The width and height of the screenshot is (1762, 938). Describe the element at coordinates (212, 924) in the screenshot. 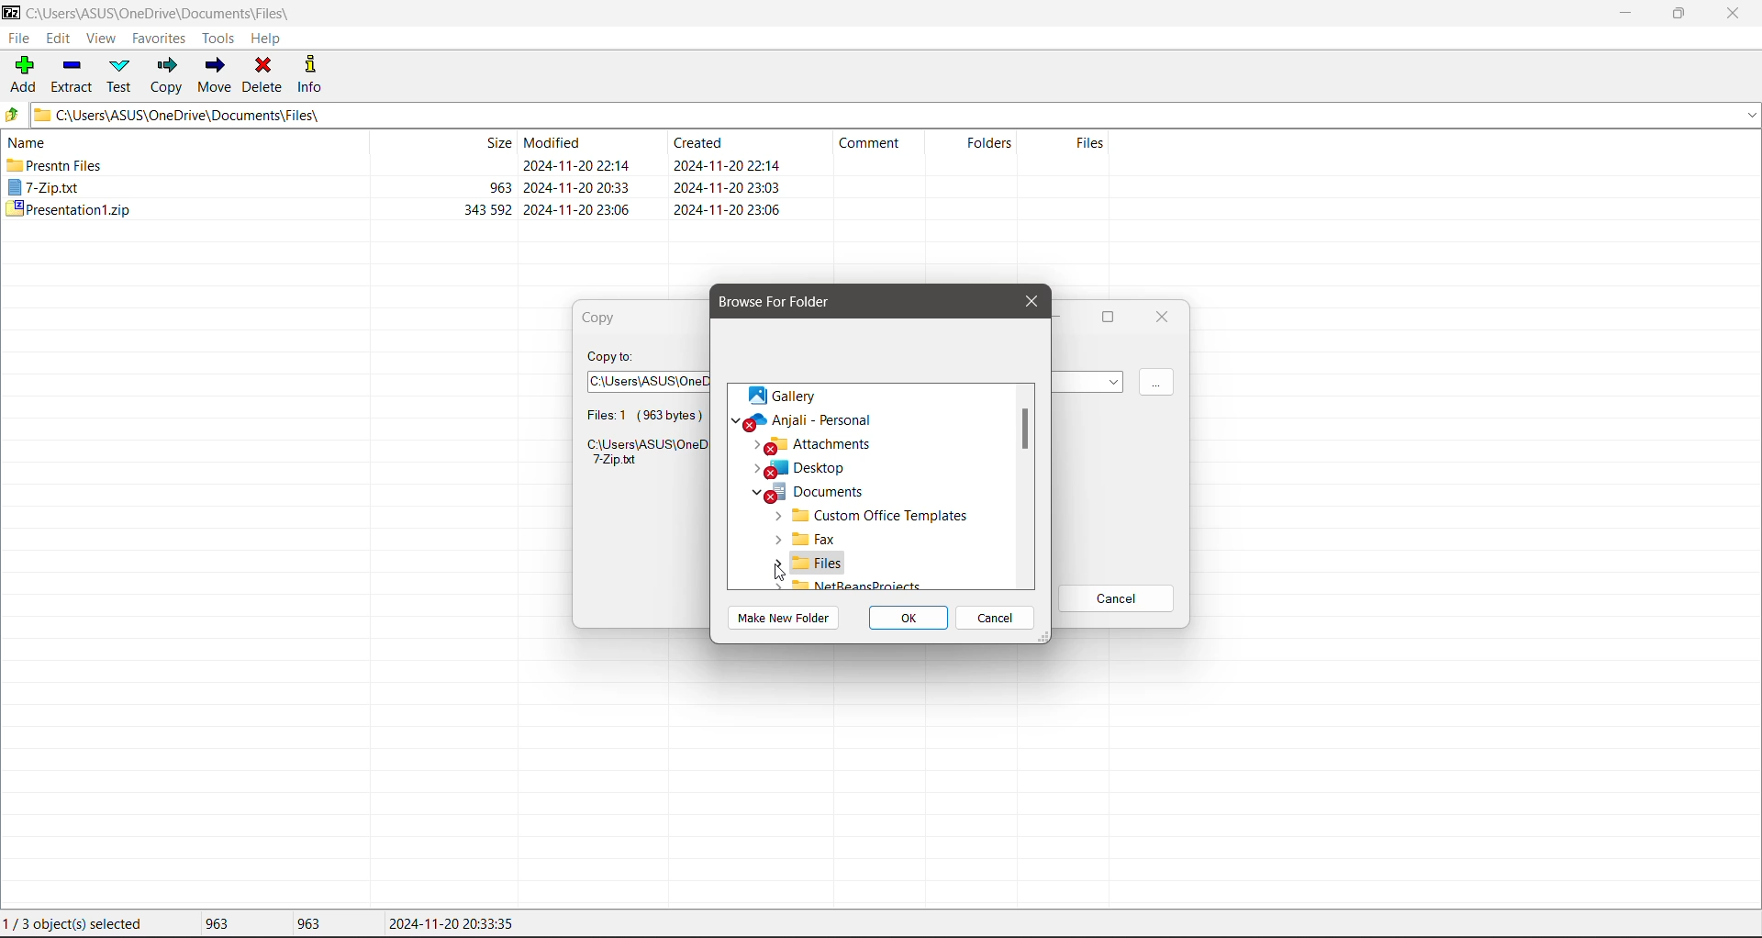

I see `Total size of file(s) selected` at that location.